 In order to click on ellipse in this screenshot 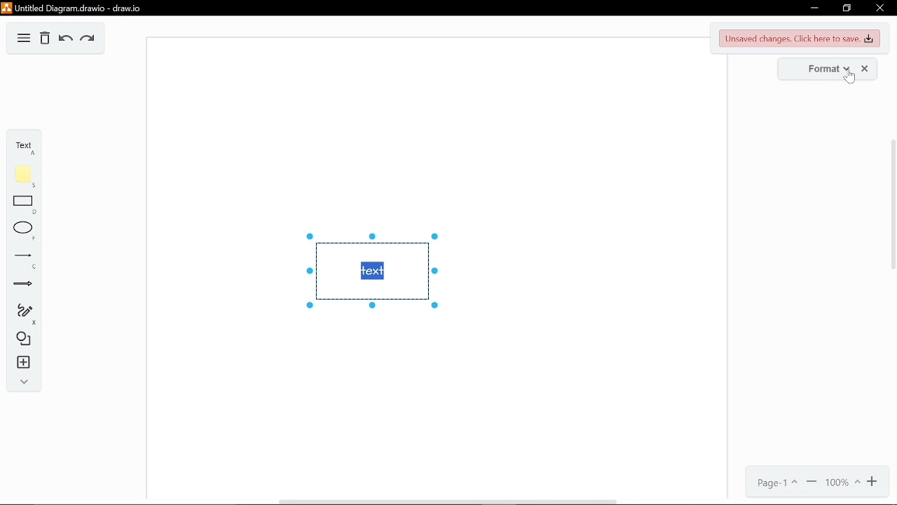, I will do `click(21, 231)`.